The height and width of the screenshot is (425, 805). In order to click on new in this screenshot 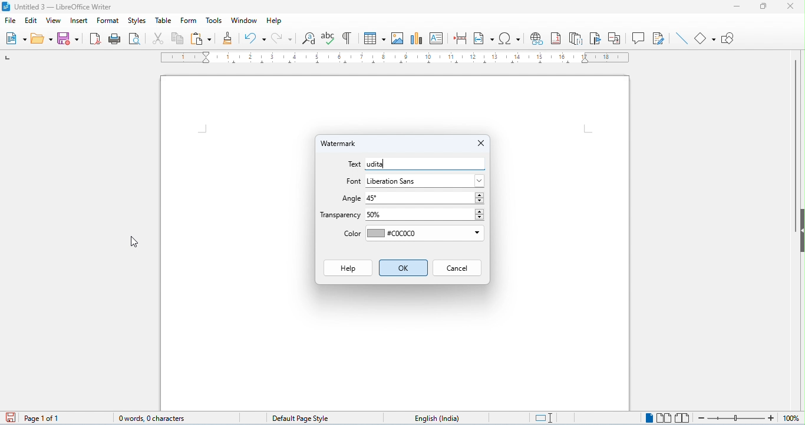, I will do `click(15, 38)`.